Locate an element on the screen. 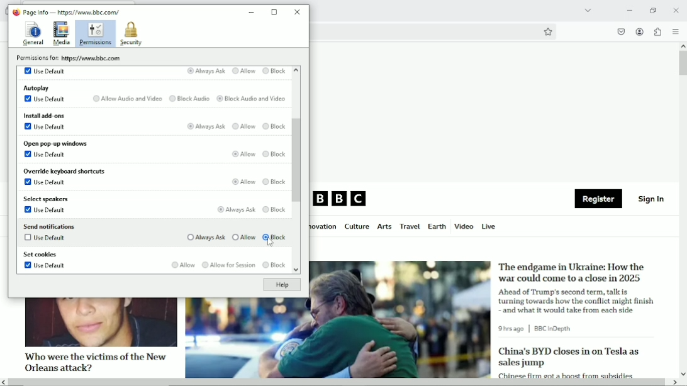 The height and width of the screenshot is (386, 687). Use default is located at coordinates (46, 126).